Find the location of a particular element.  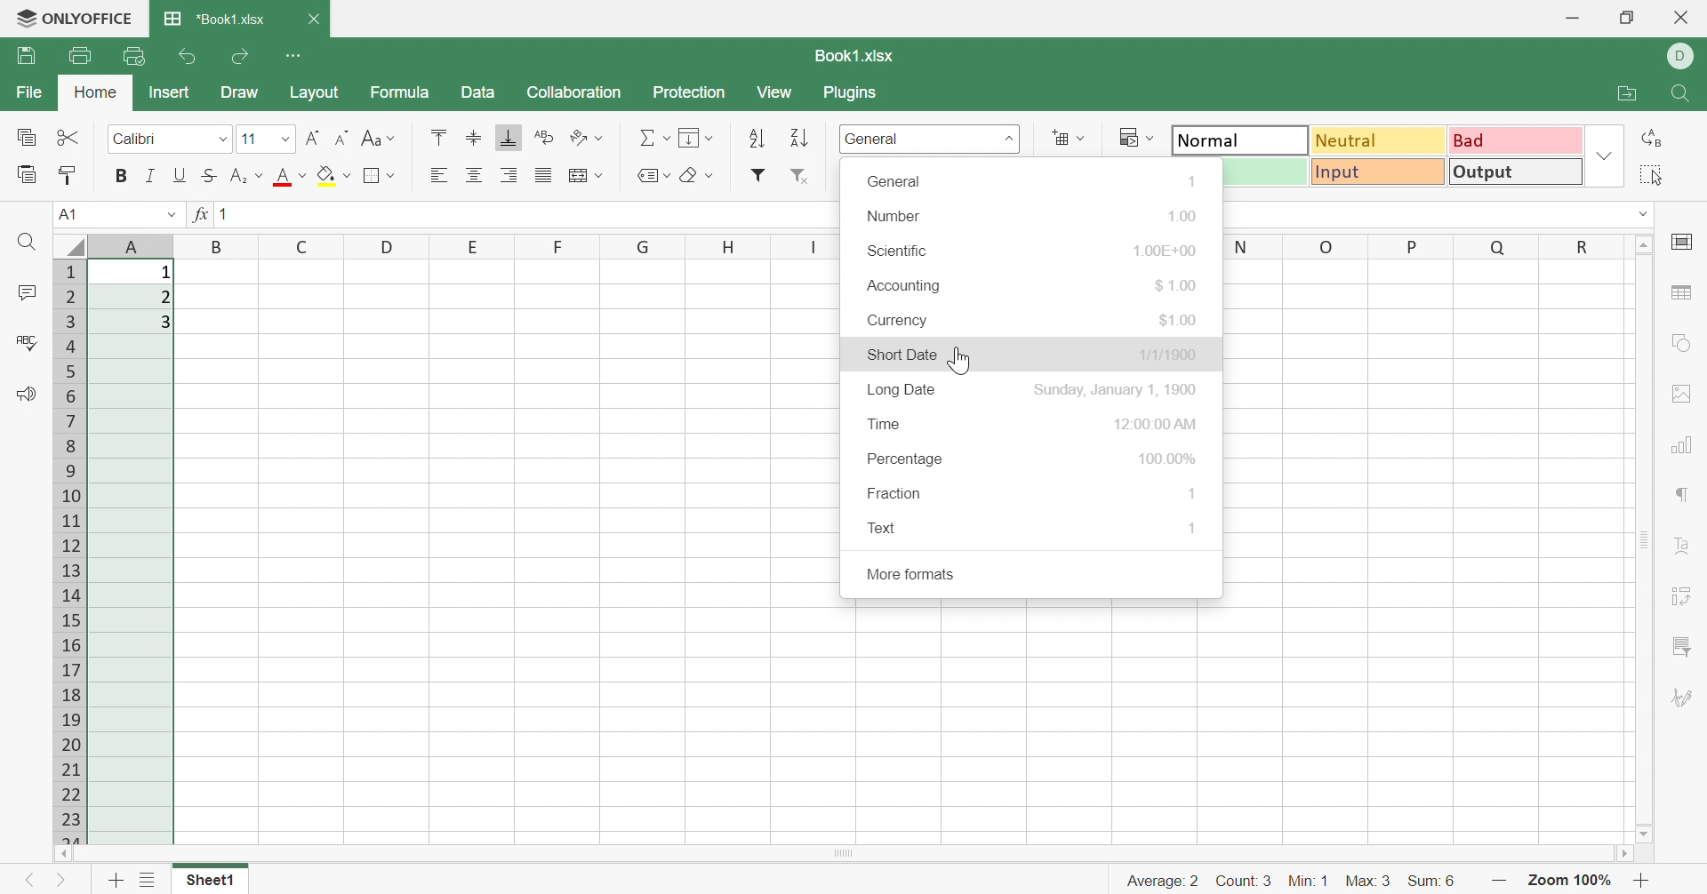

Copy is located at coordinates (27, 137).